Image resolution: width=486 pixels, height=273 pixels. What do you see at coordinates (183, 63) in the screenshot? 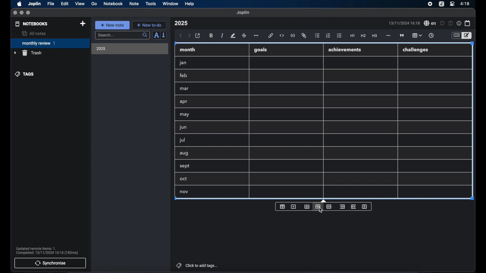
I see `jan` at bounding box center [183, 63].